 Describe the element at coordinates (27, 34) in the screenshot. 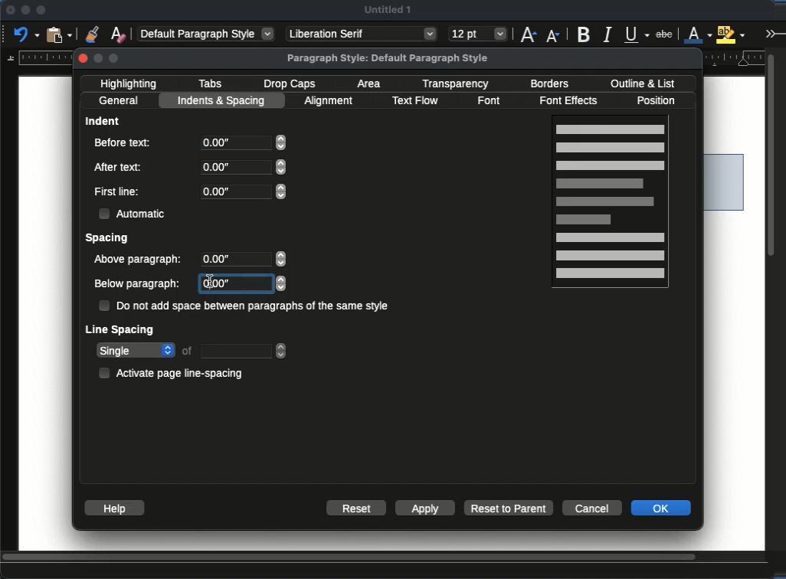

I see `undo` at that location.